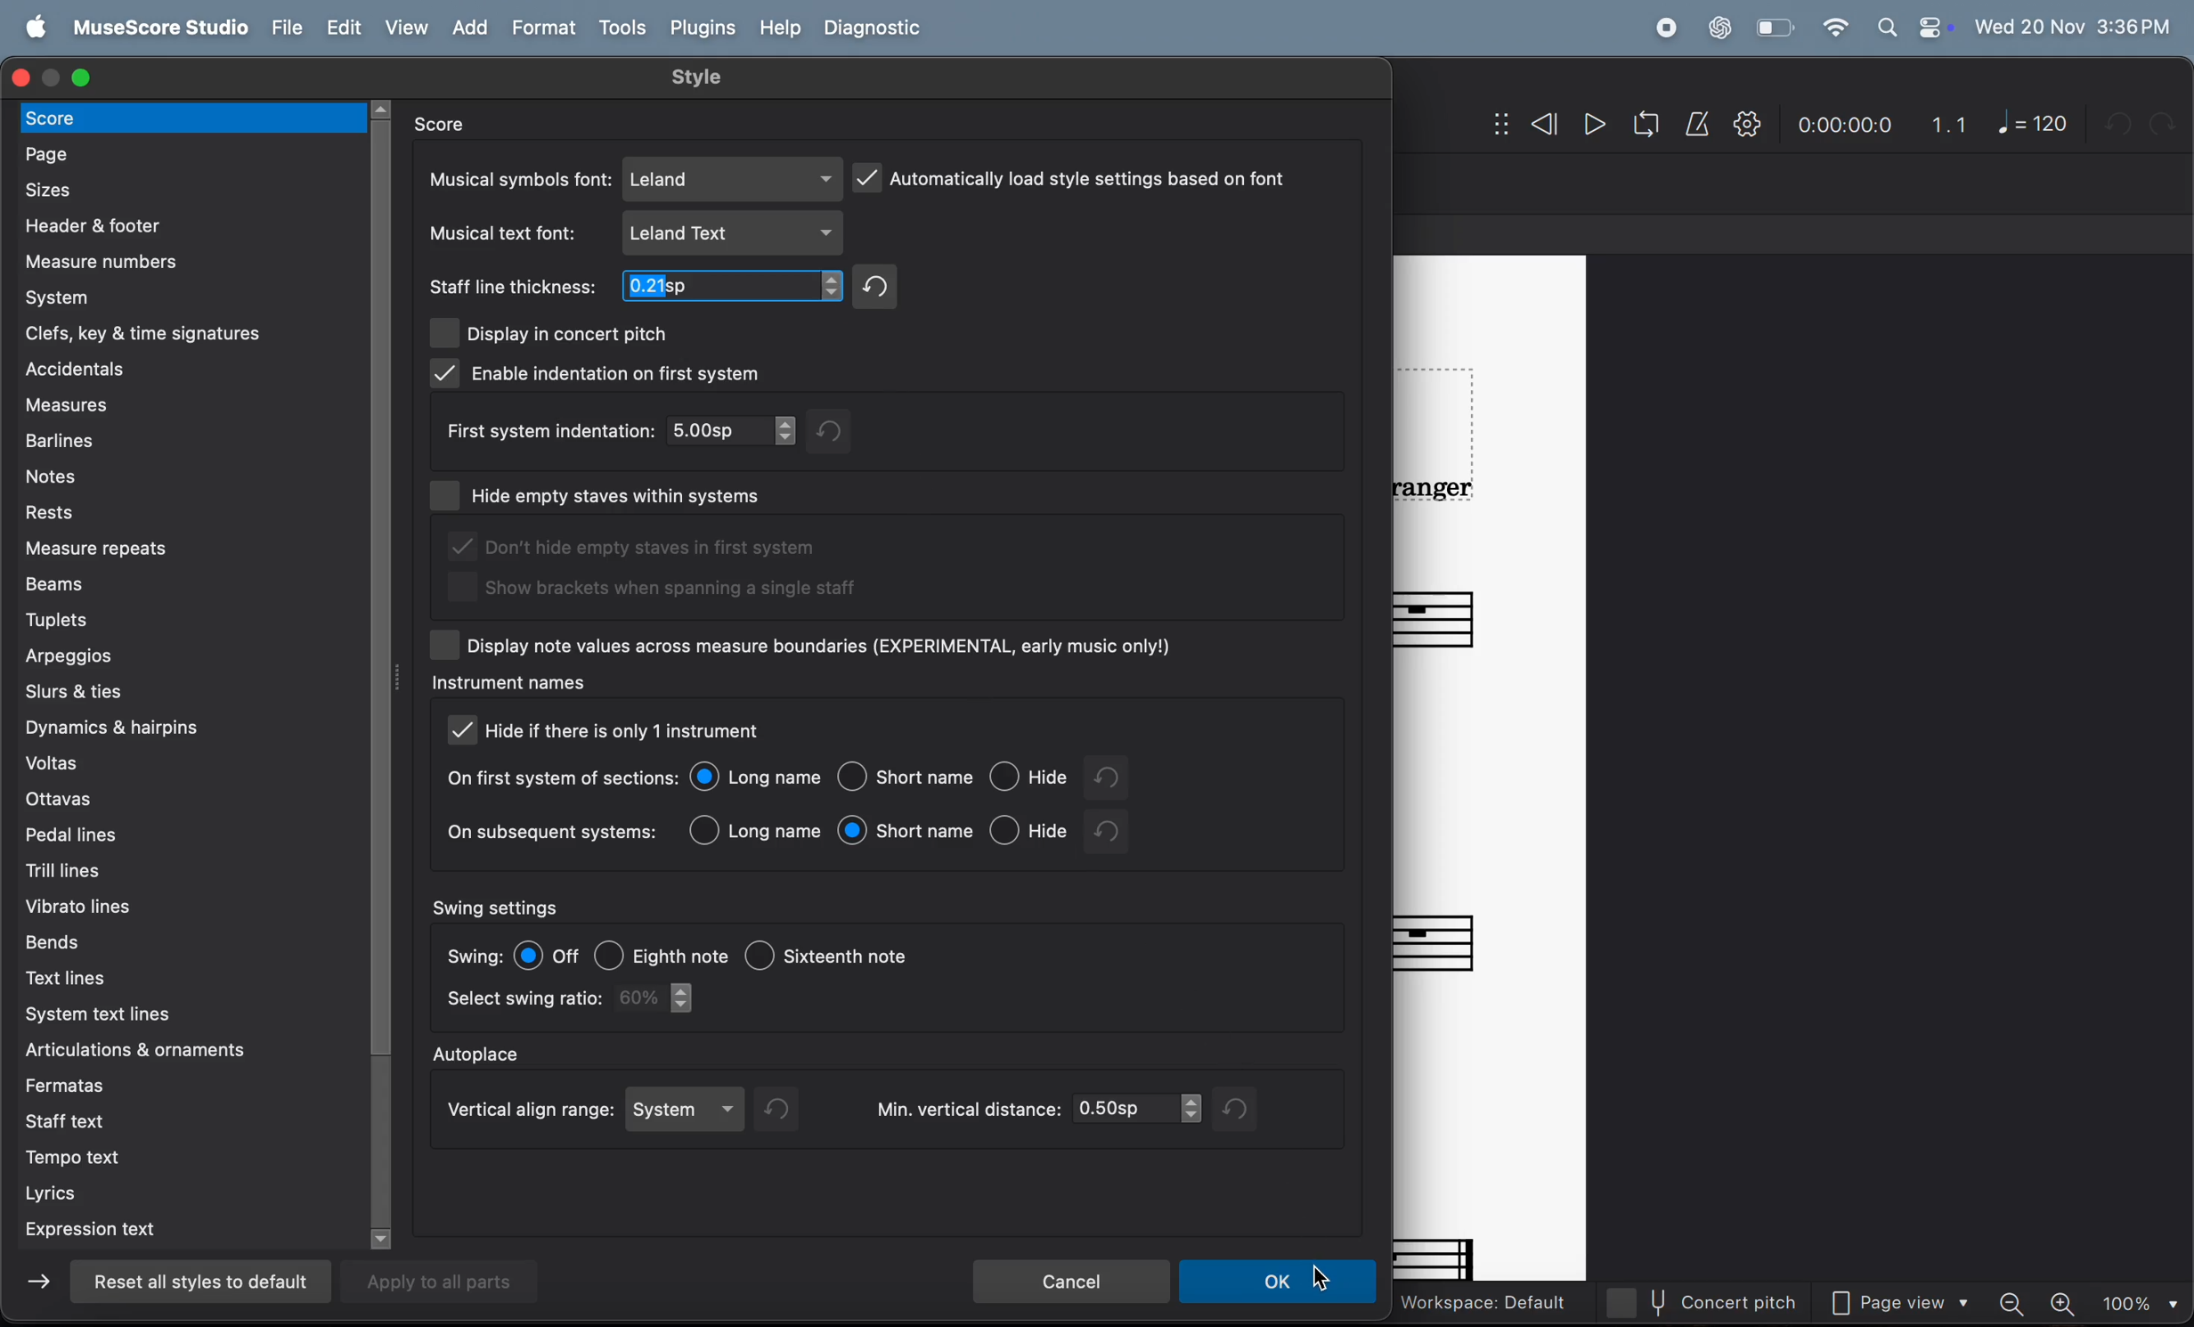 This screenshot has width=2194, height=1327. I want to click on measures, so click(185, 406).